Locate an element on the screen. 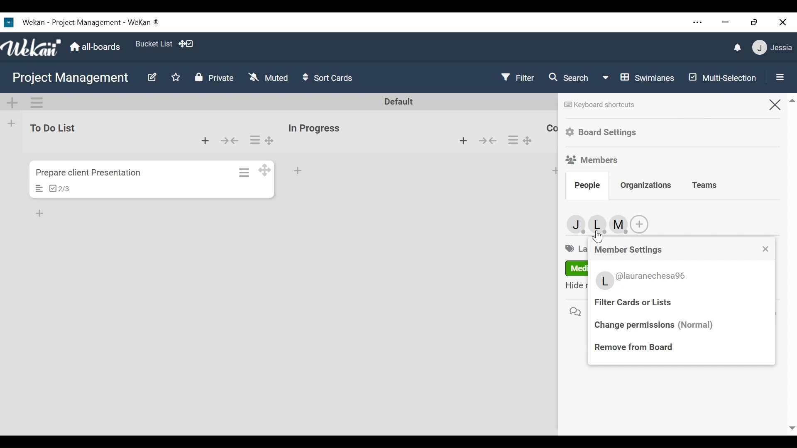 This screenshot has width=797, height=448. List Title is located at coordinates (551, 129).